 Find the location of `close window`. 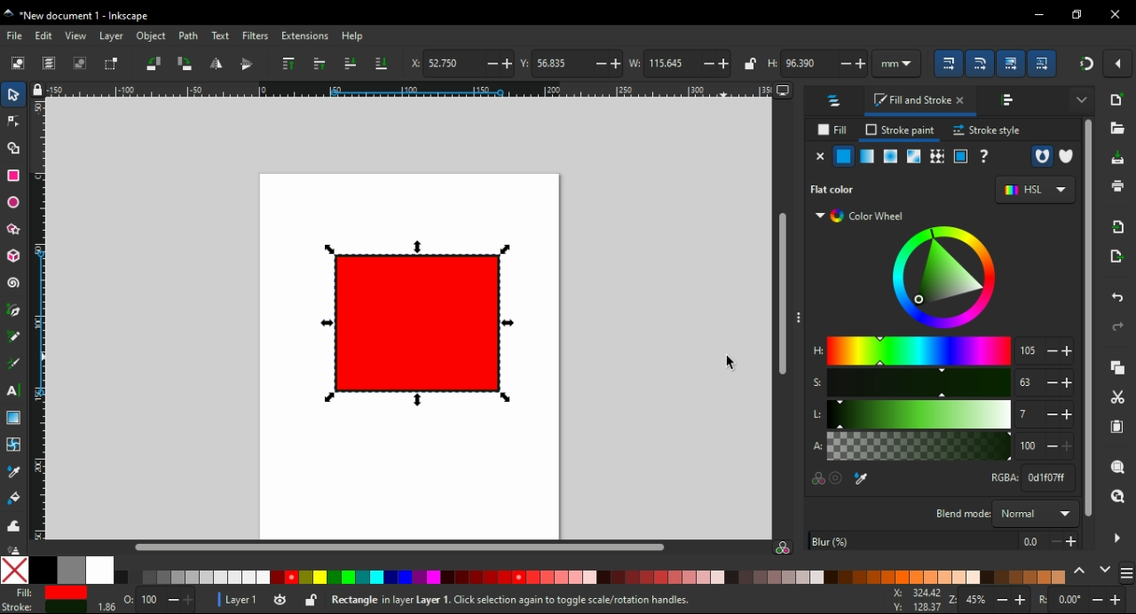

close window is located at coordinates (1116, 14).